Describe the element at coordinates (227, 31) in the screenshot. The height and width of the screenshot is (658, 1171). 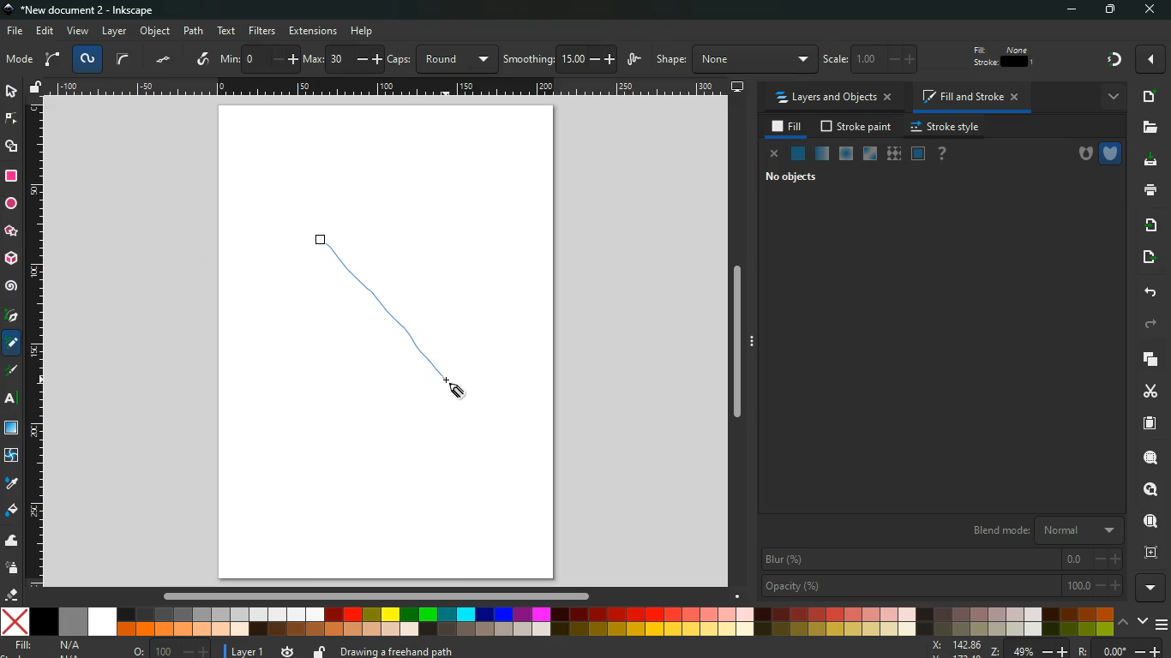
I see `text` at that location.